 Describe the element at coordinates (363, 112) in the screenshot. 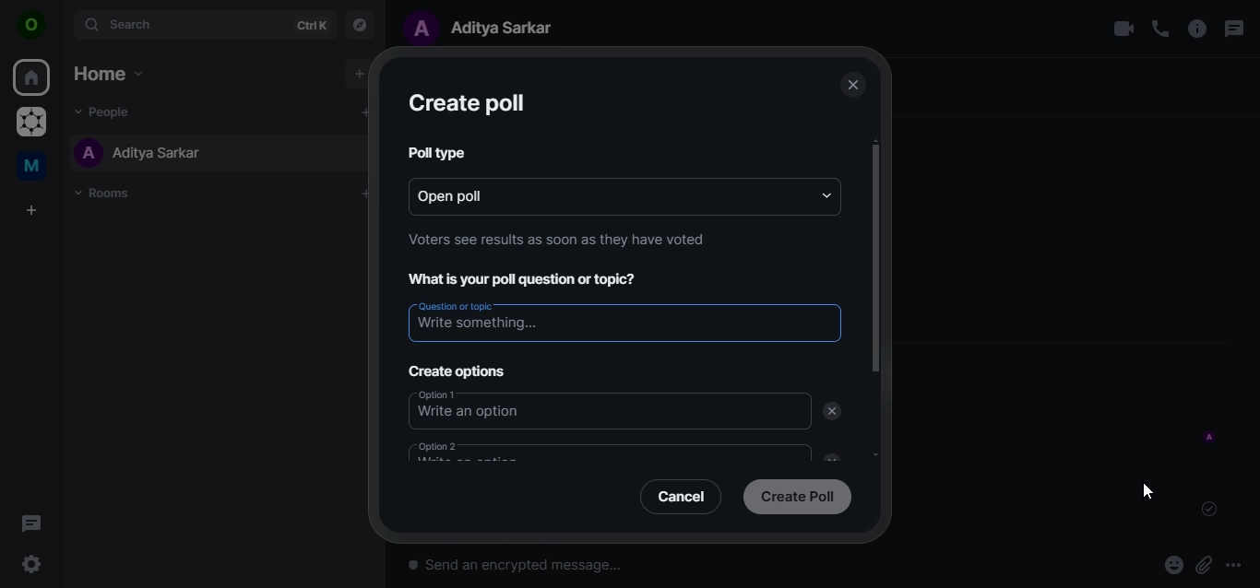

I see `add` at that location.